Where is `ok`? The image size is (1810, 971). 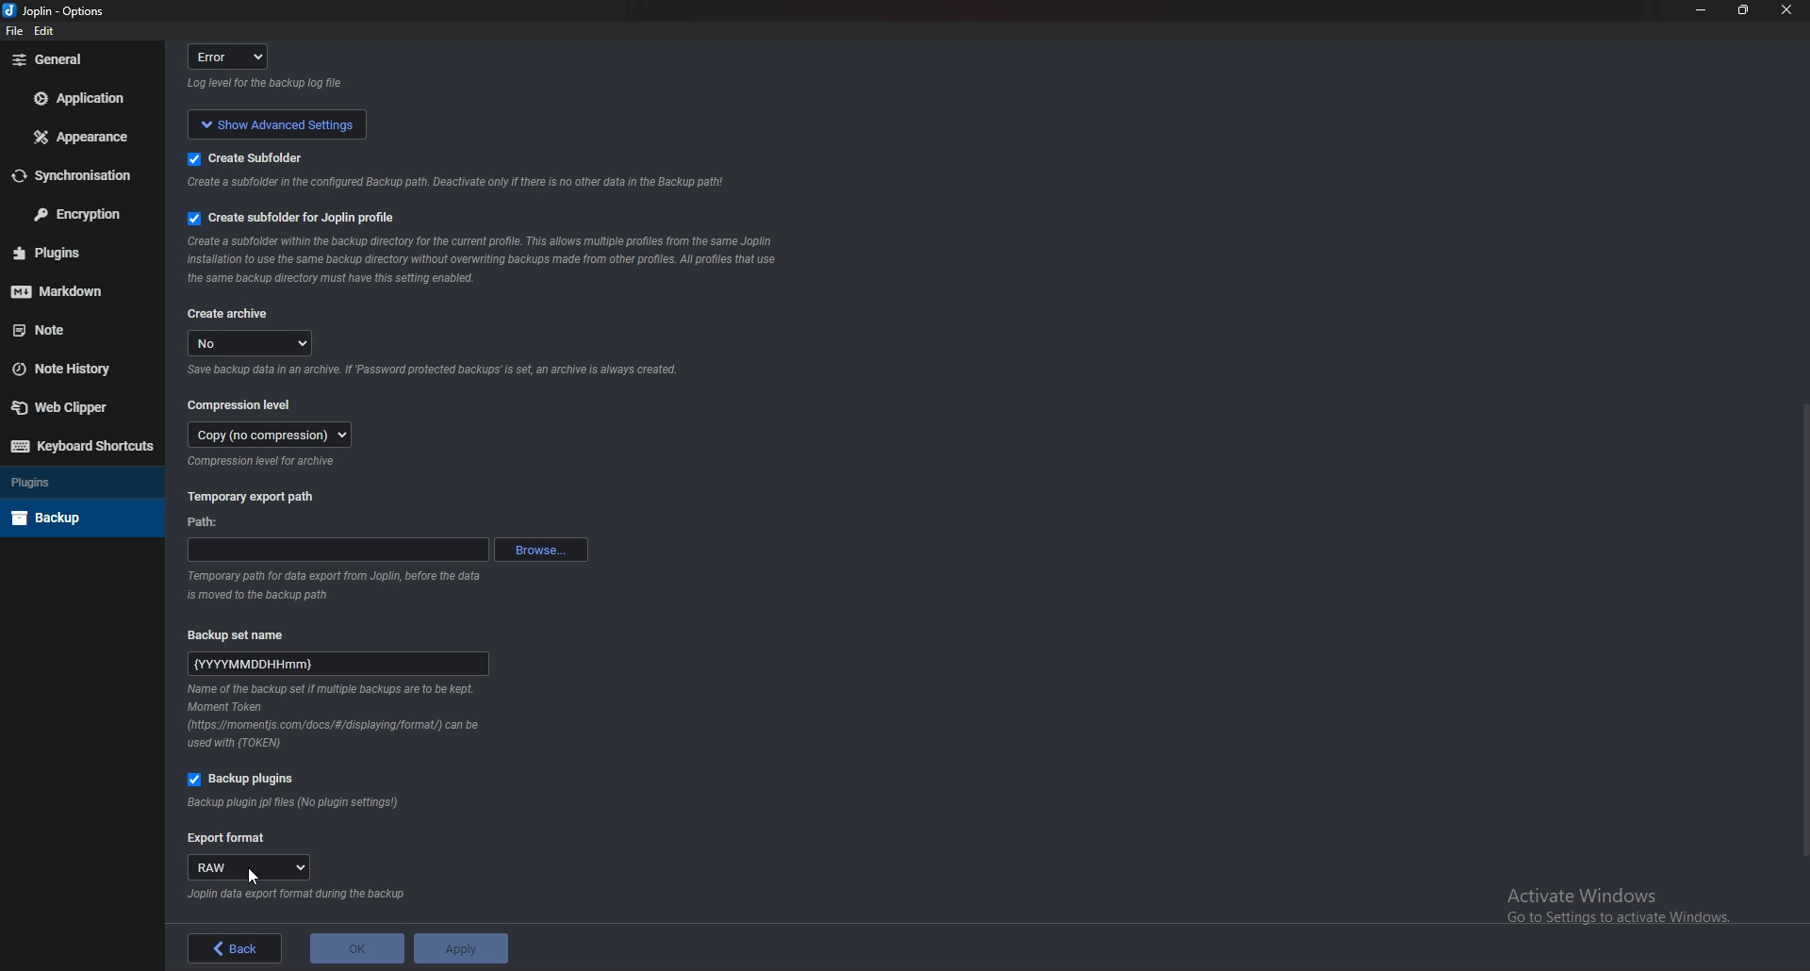 ok is located at coordinates (356, 948).